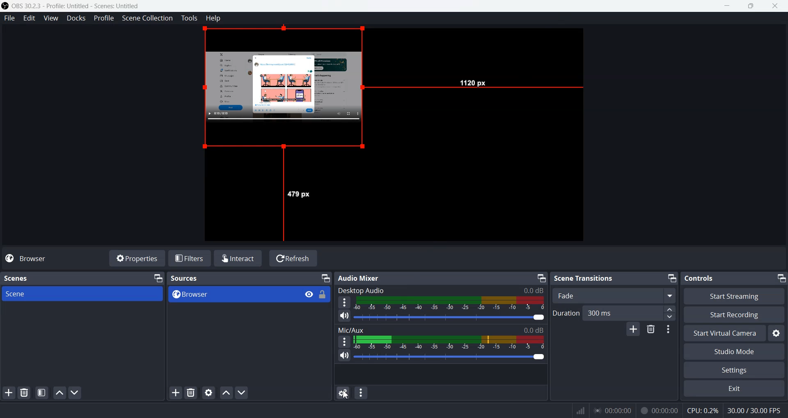  What do you see at coordinates (41, 393) in the screenshot?
I see `Open scene filter` at bounding box center [41, 393].